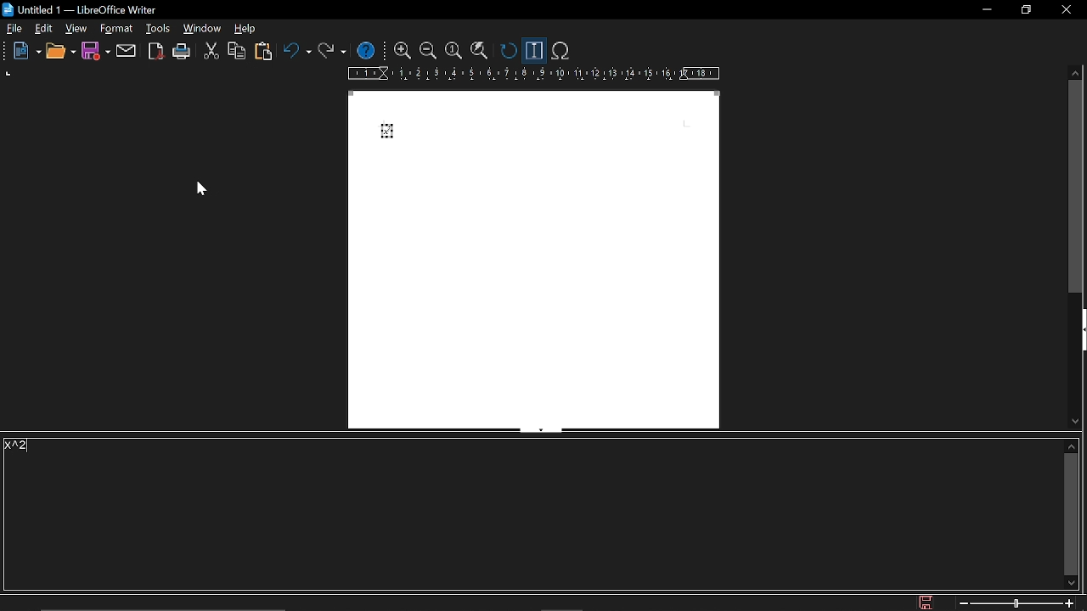 The image size is (1087, 611). What do you see at coordinates (297, 52) in the screenshot?
I see `undo` at bounding box center [297, 52].